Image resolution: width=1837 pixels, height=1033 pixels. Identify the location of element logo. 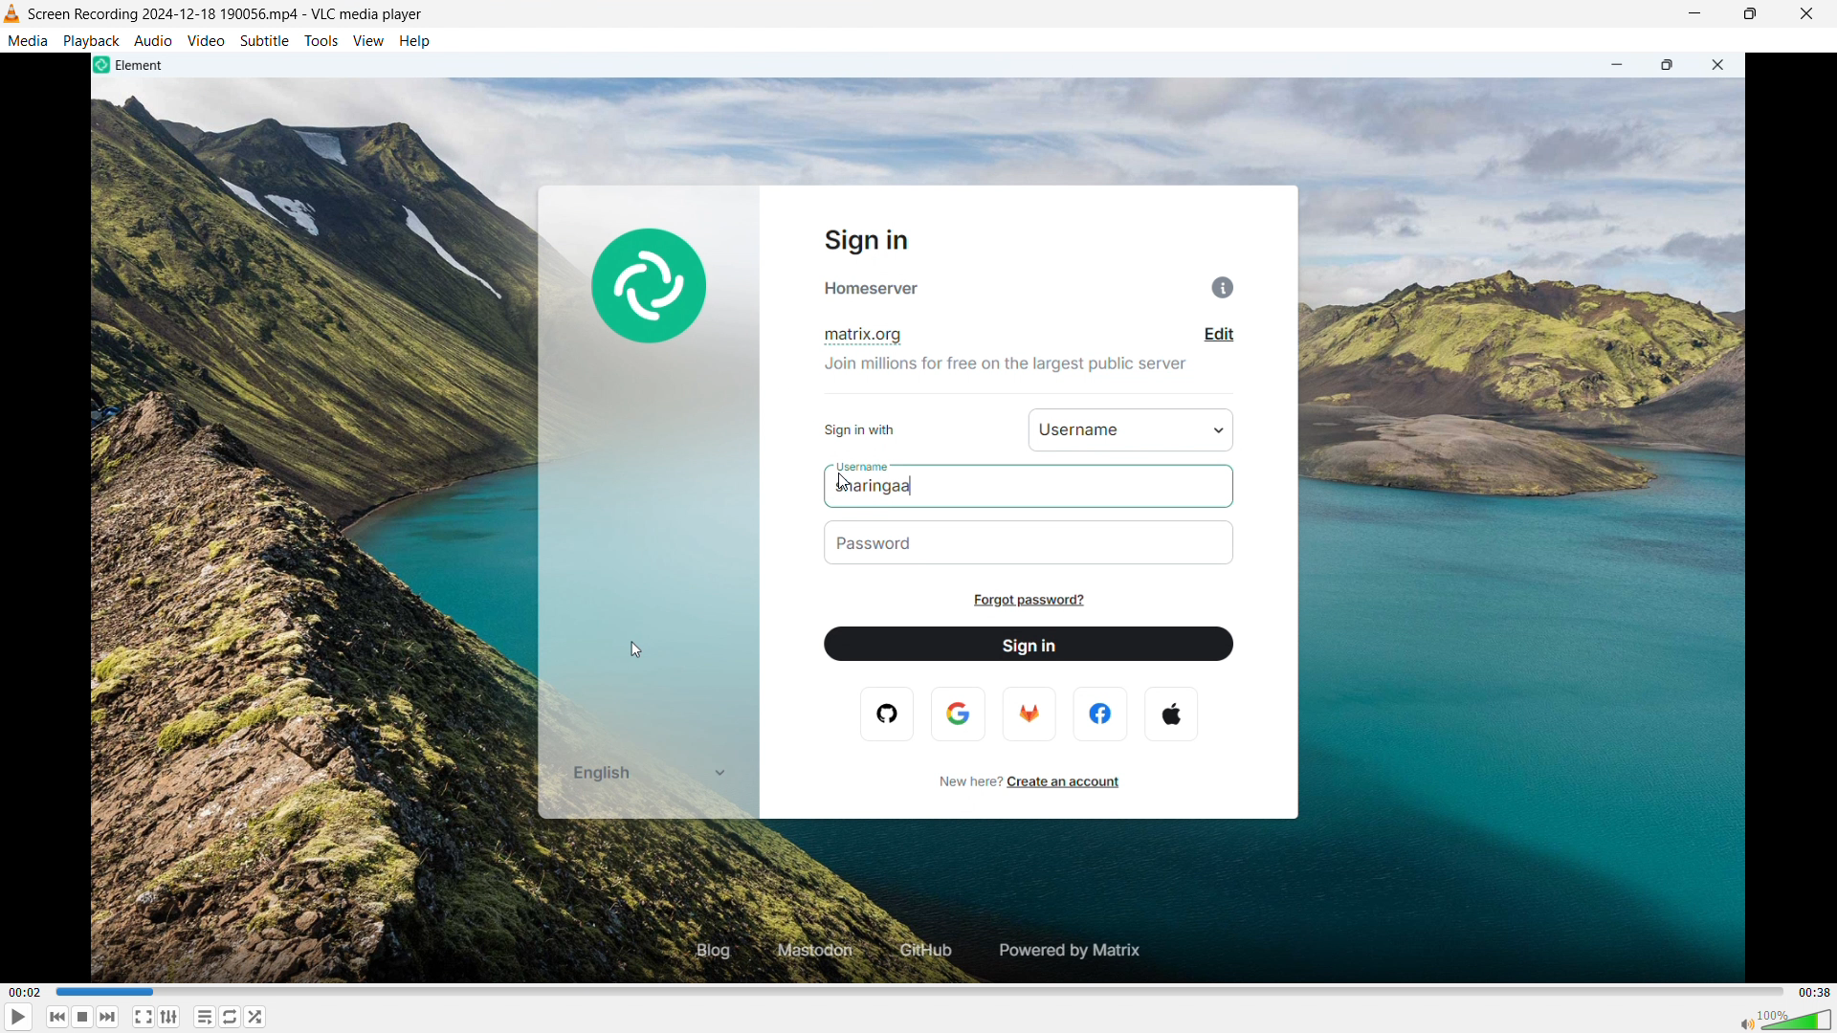
(100, 66).